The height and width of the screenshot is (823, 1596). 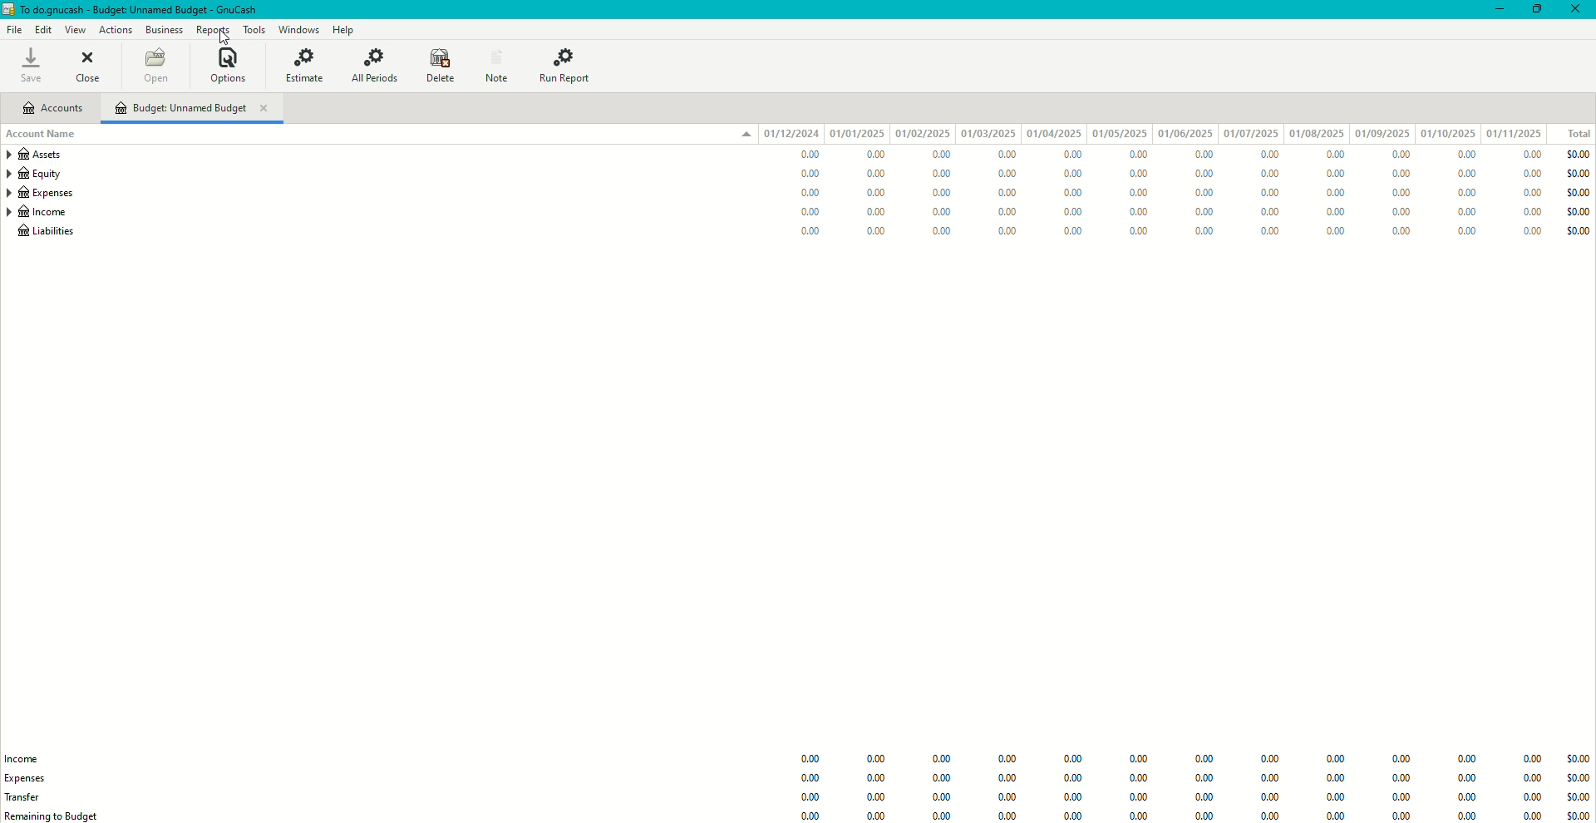 What do you see at coordinates (1465, 173) in the screenshot?
I see `0.00` at bounding box center [1465, 173].